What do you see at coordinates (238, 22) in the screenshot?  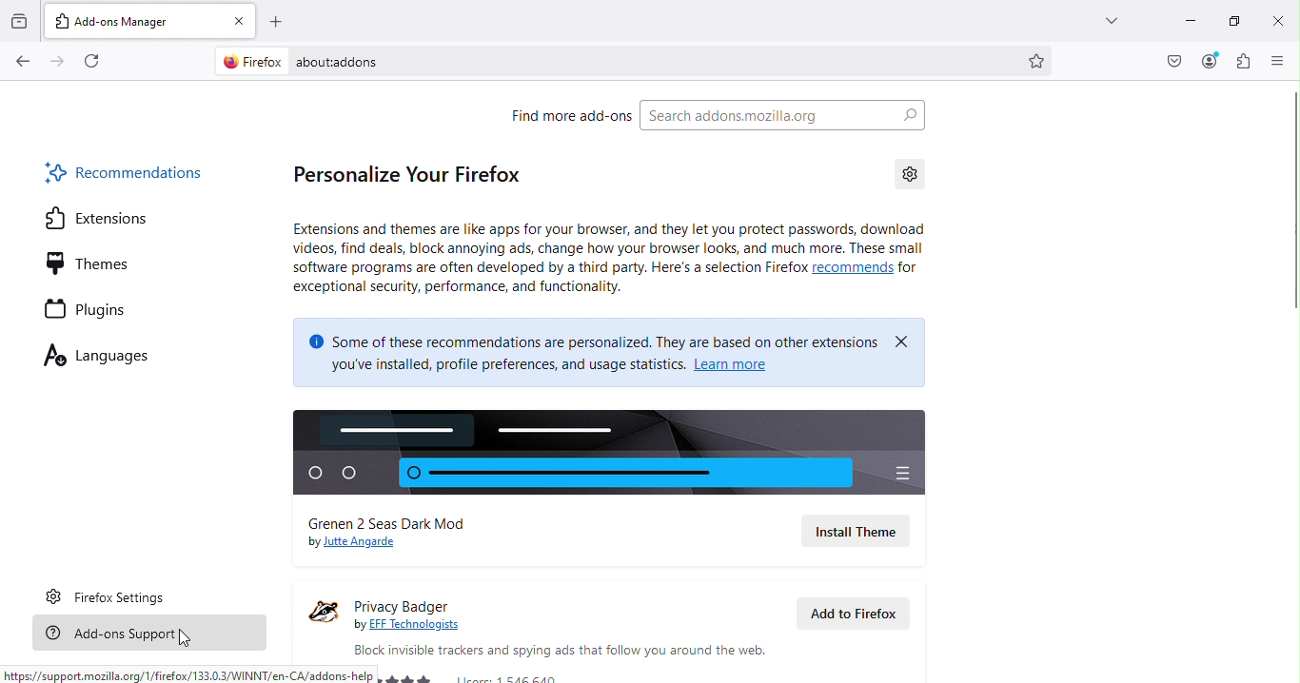 I see `Close tab` at bounding box center [238, 22].